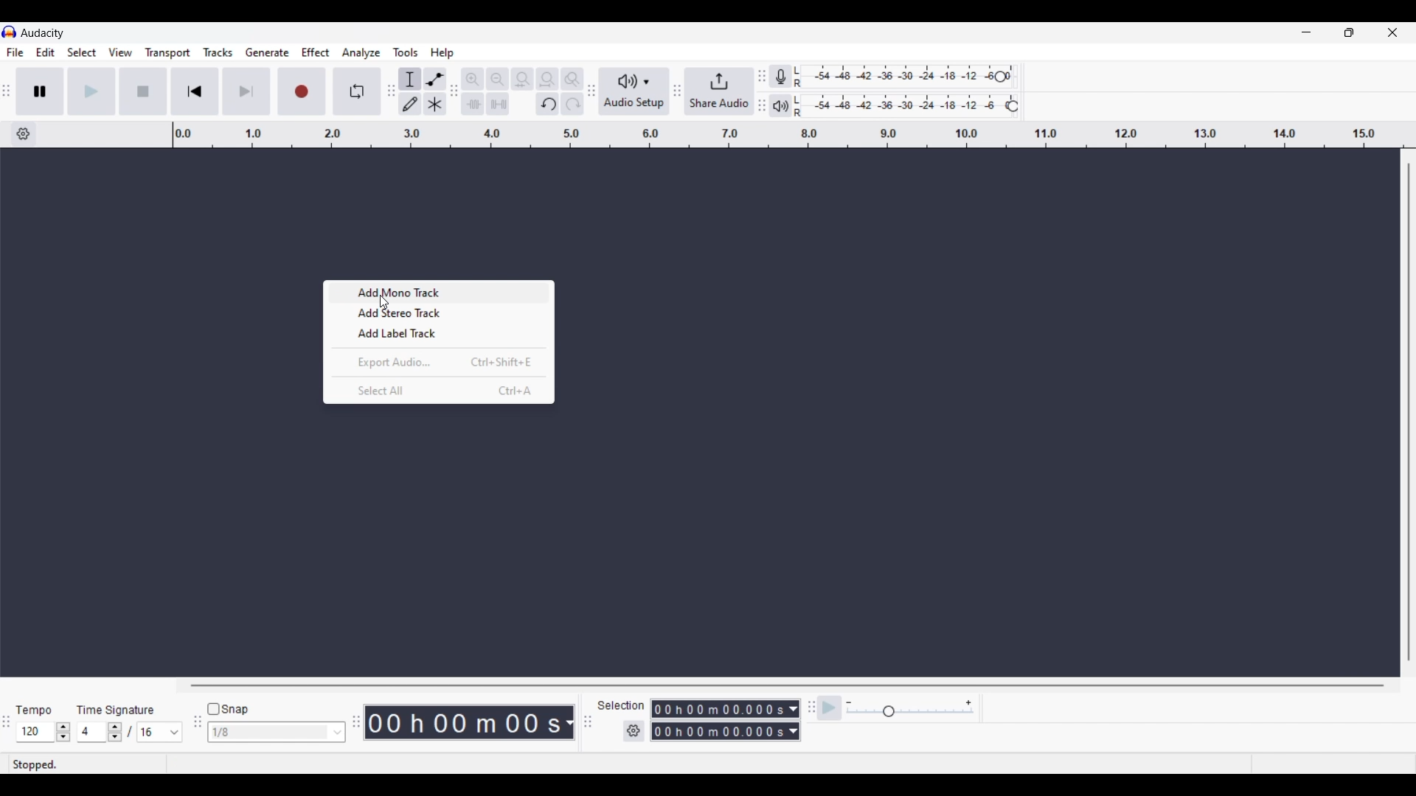 The width and height of the screenshot is (1416, 796). What do you see at coordinates (794, 135) in the screenshot?
I see `Scale to measure audio length` at bounding box center [794, 135].